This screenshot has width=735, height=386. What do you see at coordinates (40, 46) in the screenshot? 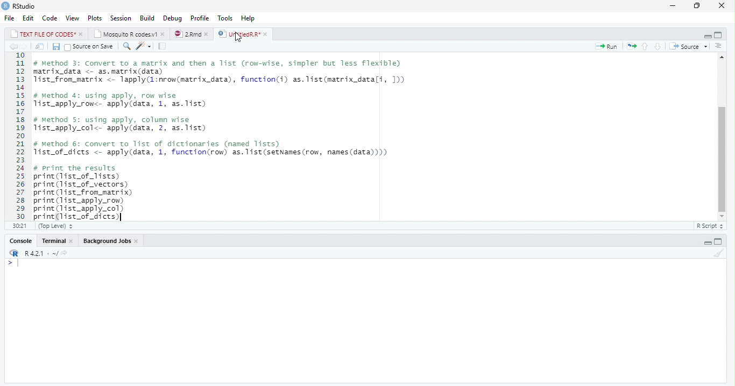
I see `Open in new window` at bounding box center [40, 46].